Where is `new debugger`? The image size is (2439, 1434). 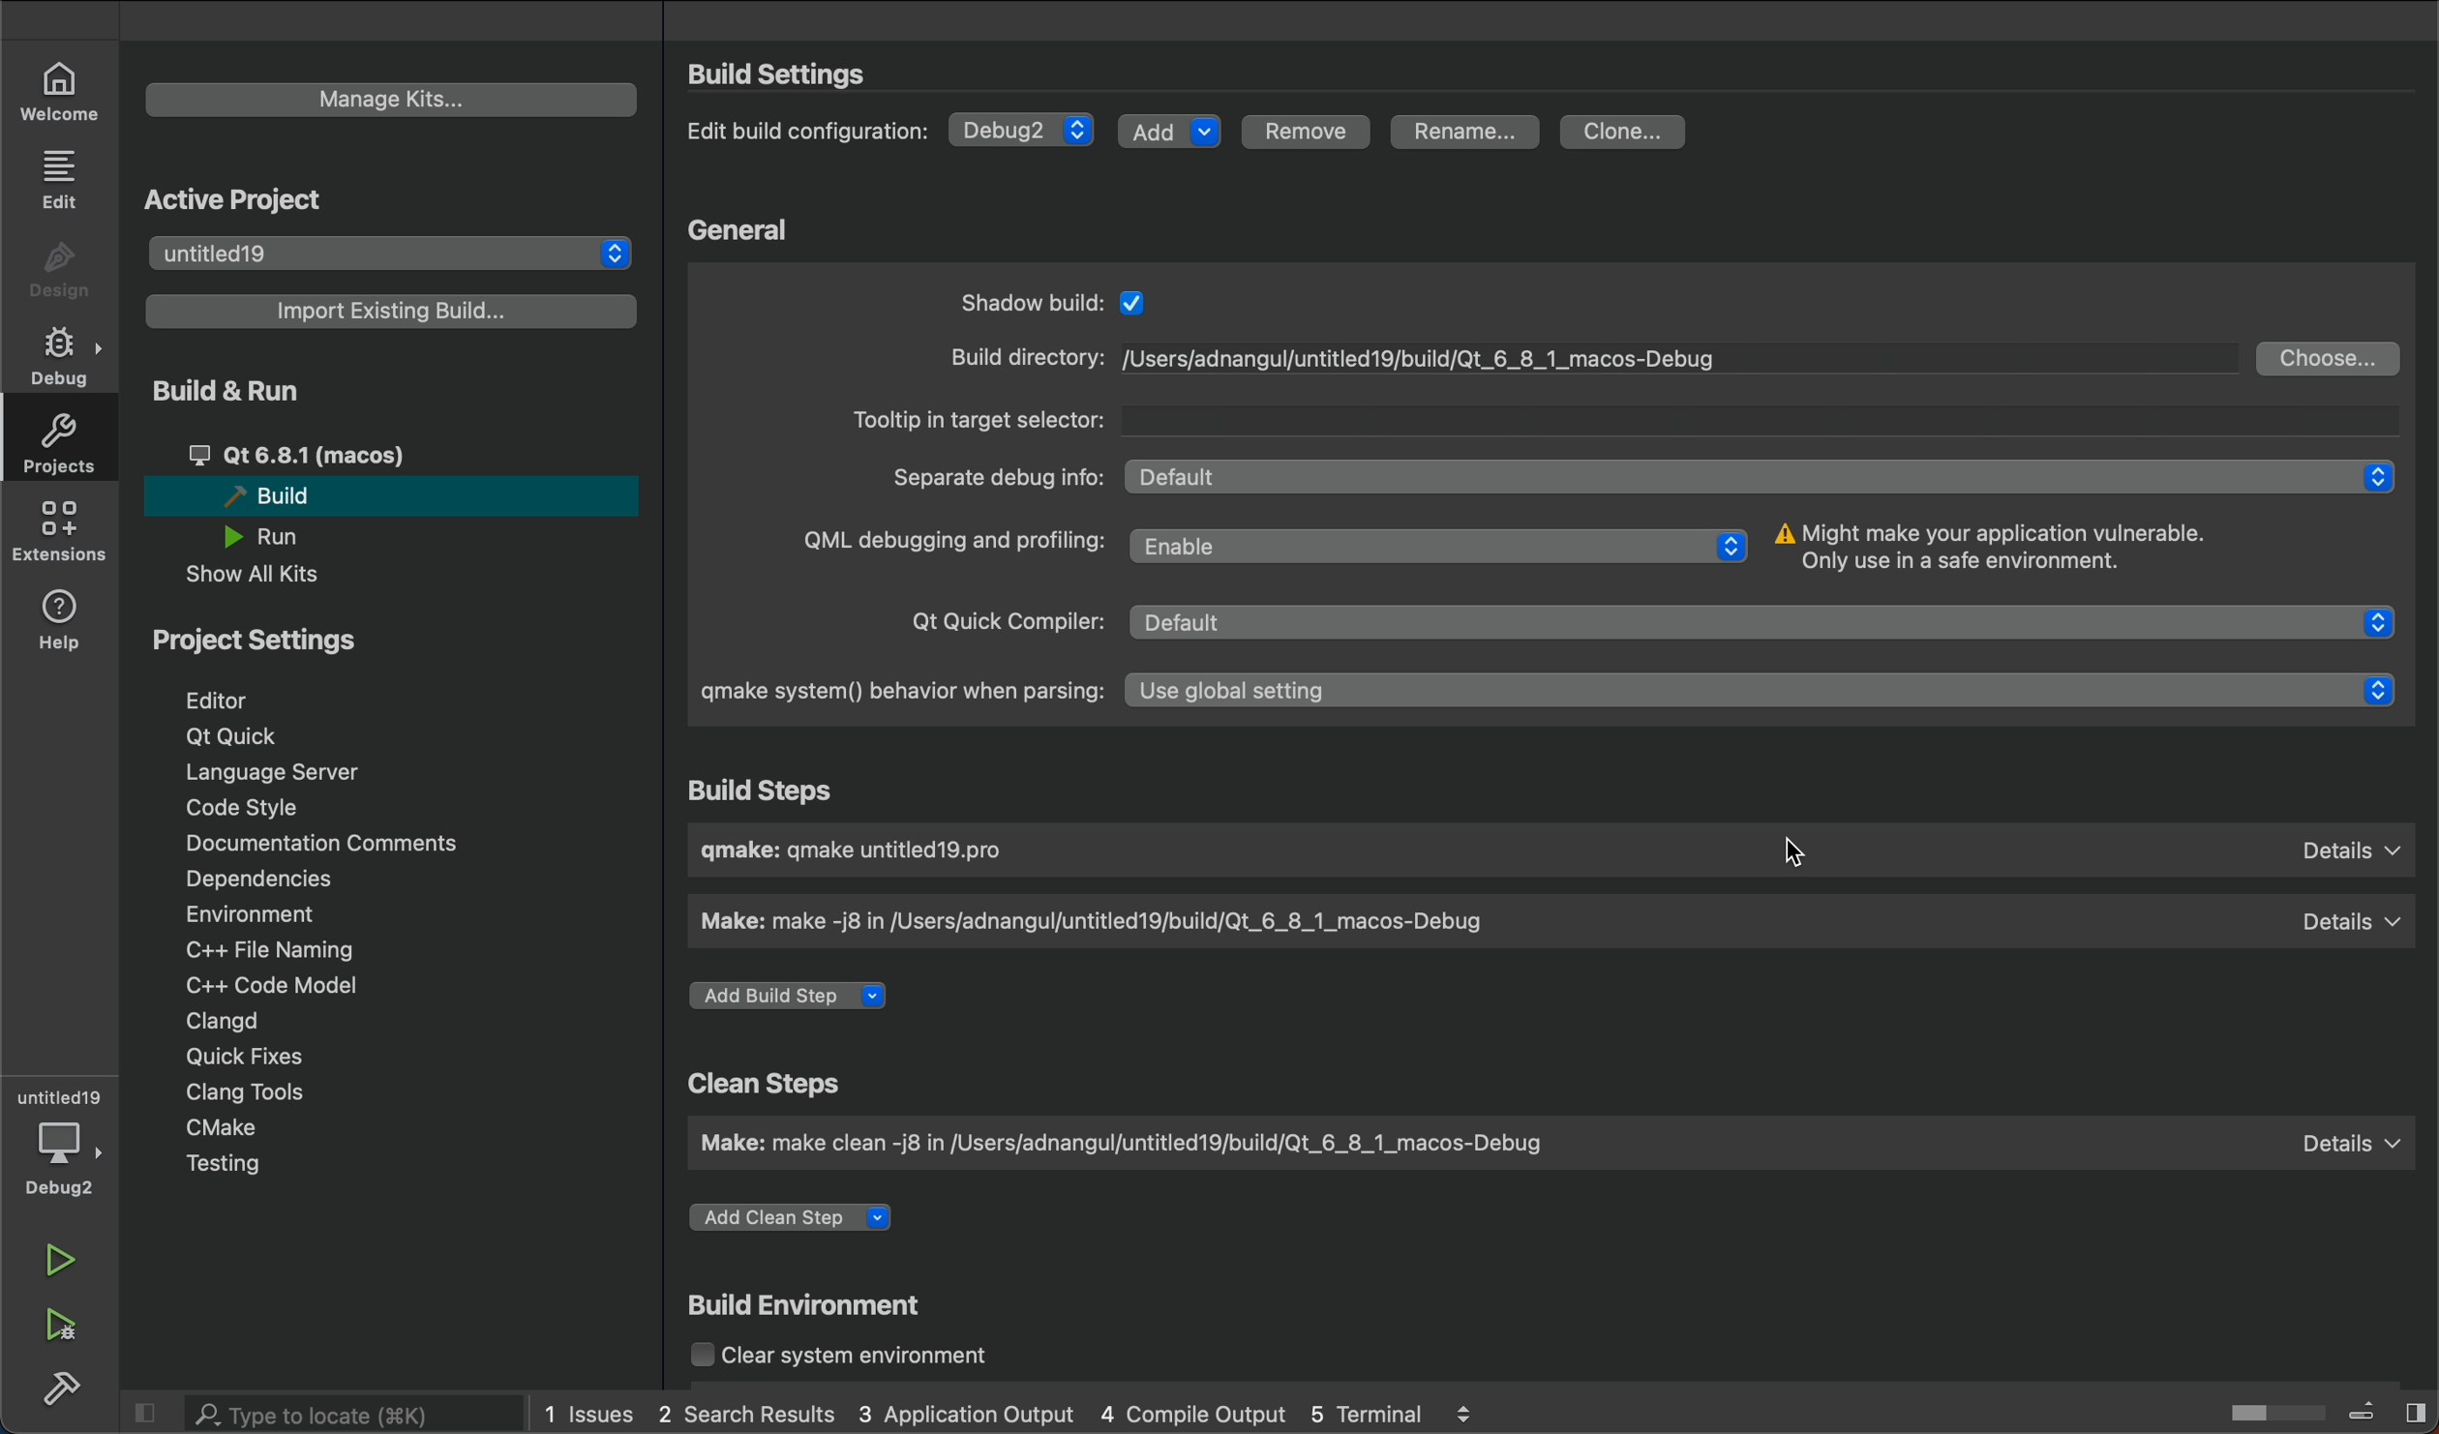 new debugger is located at coordinates (1439, 361).